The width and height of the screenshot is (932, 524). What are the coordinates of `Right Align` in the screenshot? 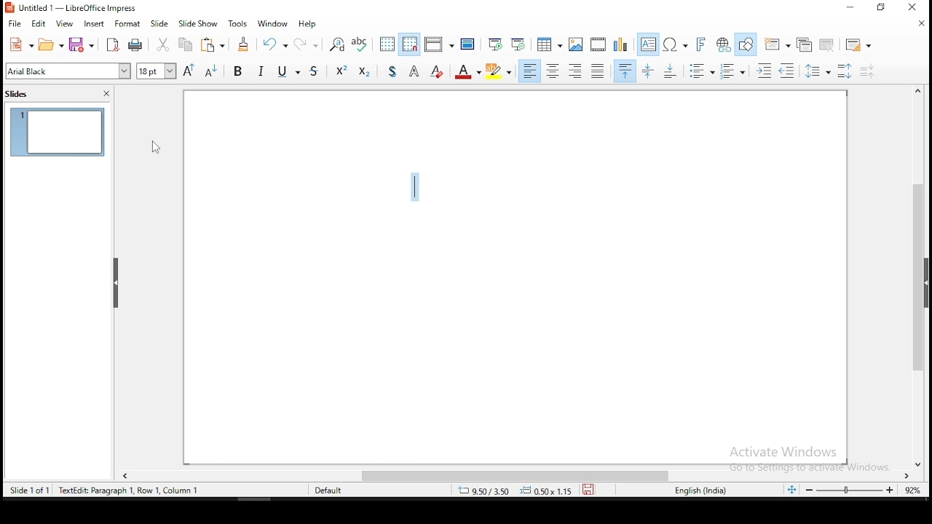 It's located at (576, 71).